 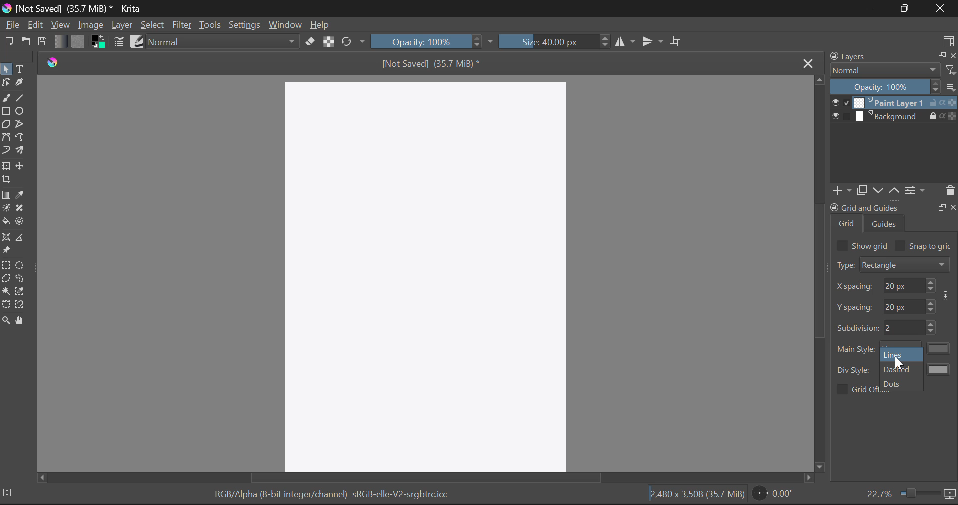 What do you see at coordinates (6, 222) in the screenshot?
I see `Fill` at bounding box center [6, 222].